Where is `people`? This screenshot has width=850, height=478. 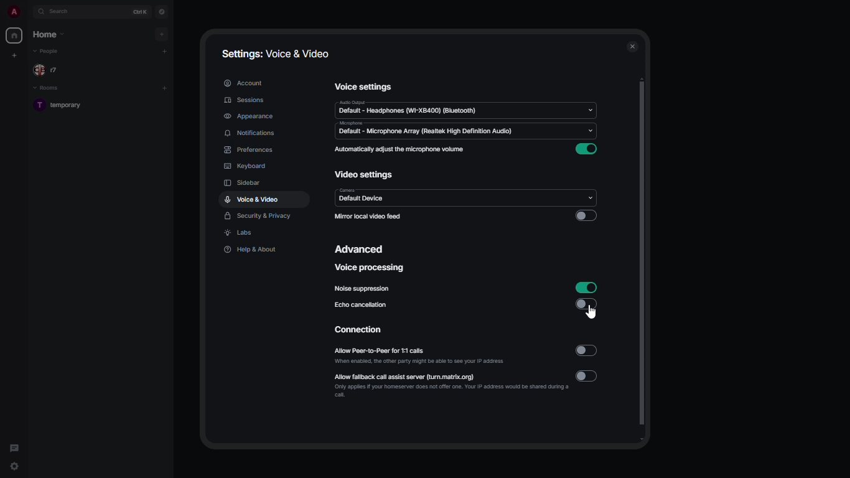 people is located at coordinates (48, 70).